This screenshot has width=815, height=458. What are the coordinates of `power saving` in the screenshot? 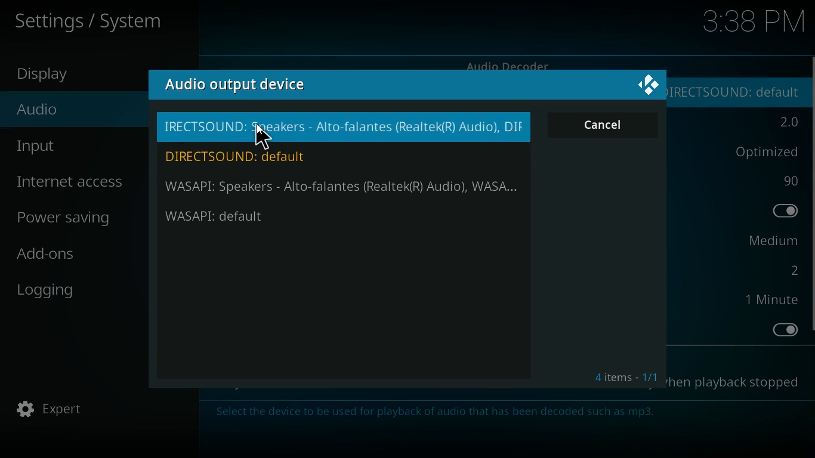 It's located at (66, 219).